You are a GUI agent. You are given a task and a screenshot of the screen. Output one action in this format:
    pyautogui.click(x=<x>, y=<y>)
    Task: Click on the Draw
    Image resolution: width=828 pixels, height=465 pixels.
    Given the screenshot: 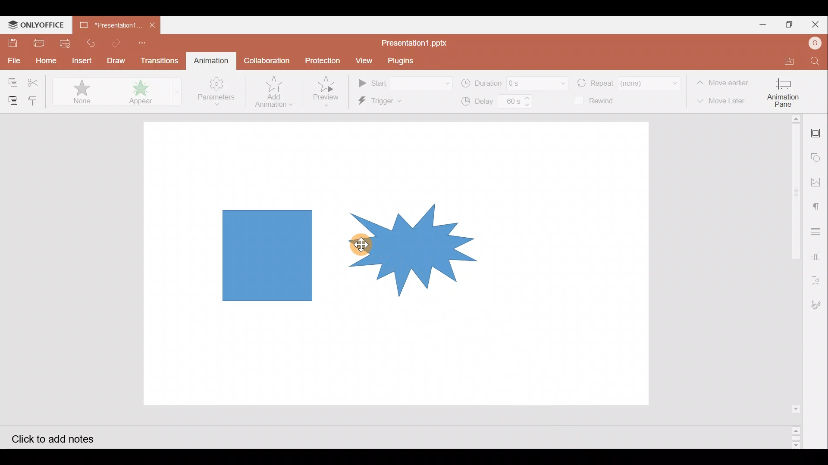 What is the action you would take?
    pyautogui.click(x=117, y=59)
    